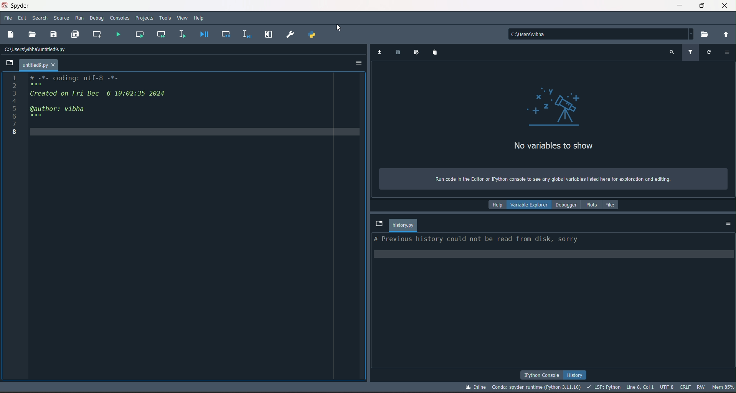  I want to click on save data, so click(398, 53).